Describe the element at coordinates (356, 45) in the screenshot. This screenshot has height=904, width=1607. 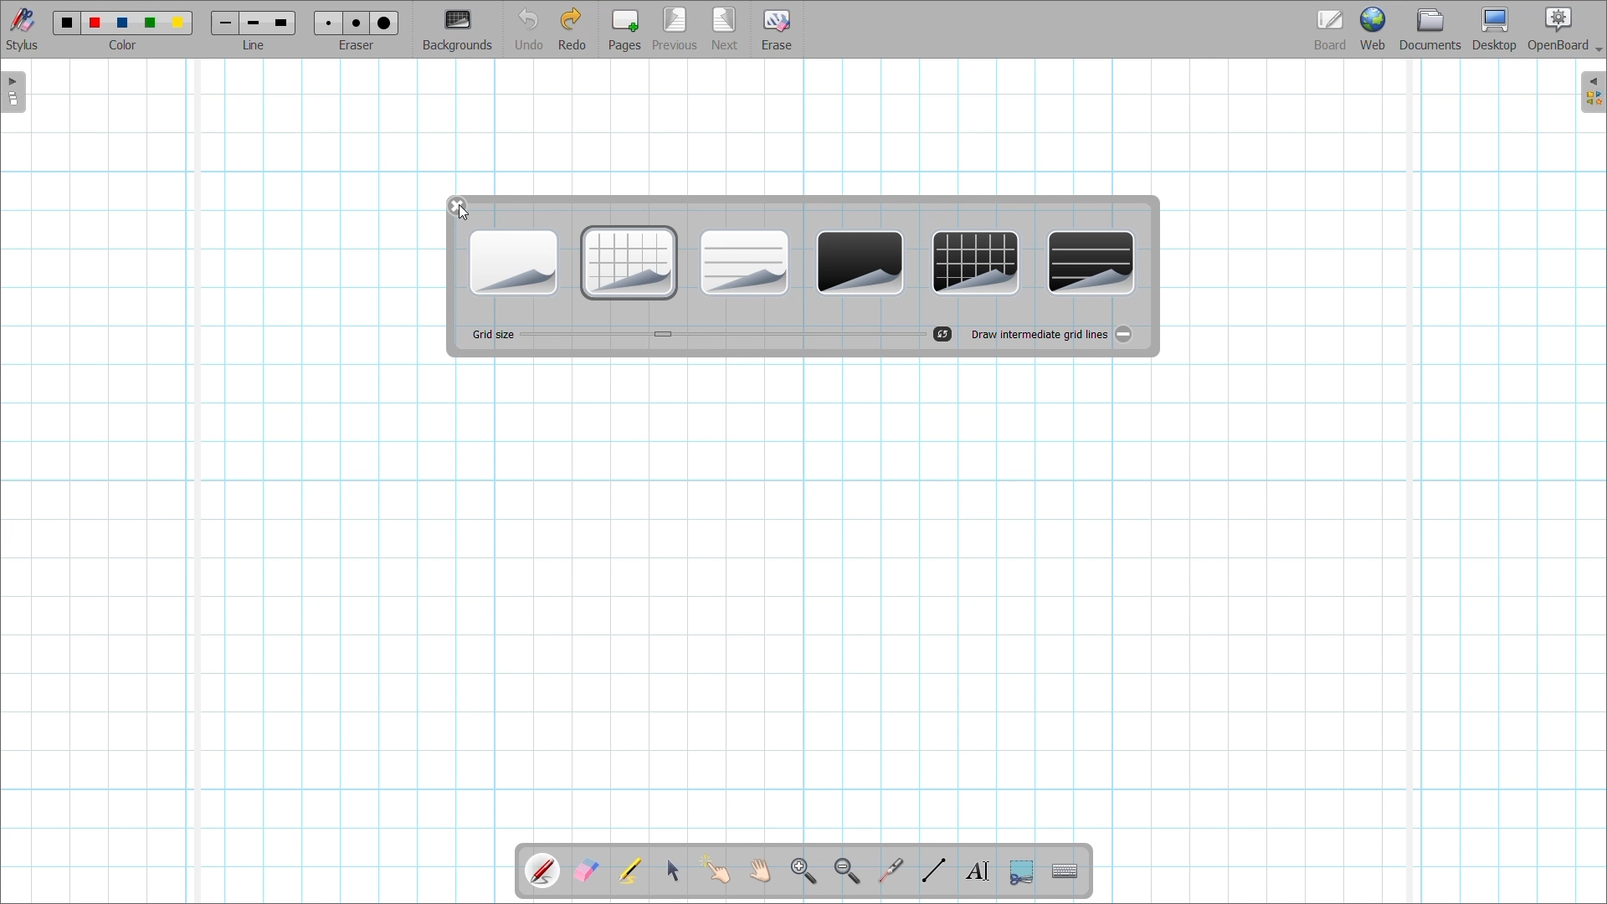
I see `Eraser ` at that location.